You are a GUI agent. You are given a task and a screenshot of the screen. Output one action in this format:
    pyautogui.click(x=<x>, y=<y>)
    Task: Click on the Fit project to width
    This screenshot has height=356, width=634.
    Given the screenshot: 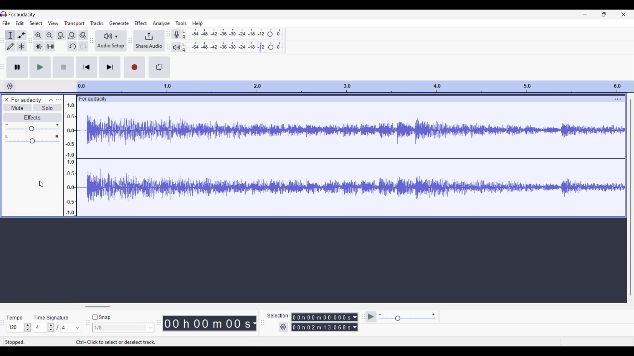 What is the action you would take?
    pyautogui.click(x=72, y=35)
    